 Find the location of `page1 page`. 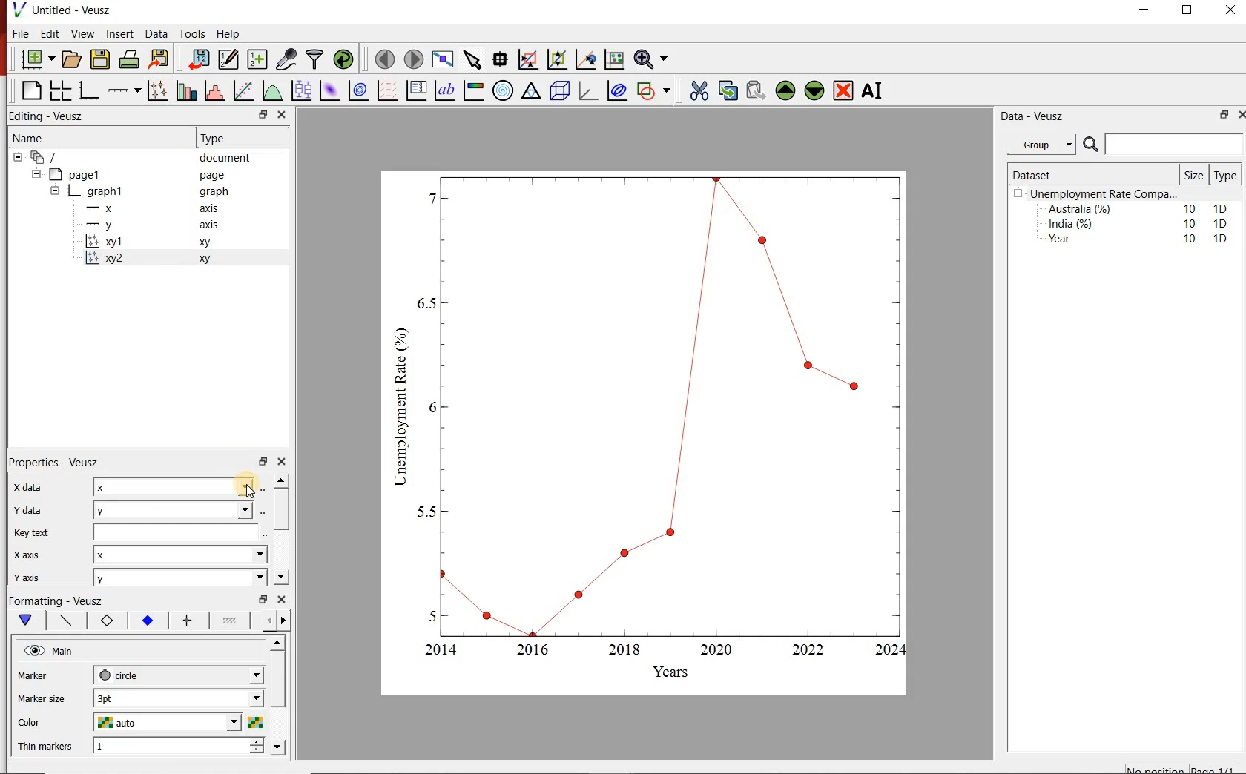

page1 page is located at coordinates (142, 174).